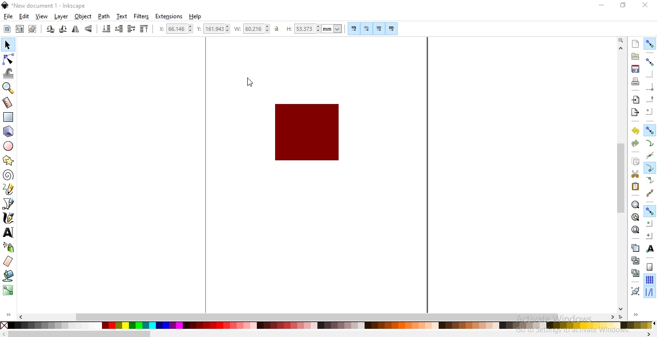 This screenshot has width=657, height=337. What do you see at coordinates (80, 334) in the screenshot?
I see `` at bounding box center [80, 334].